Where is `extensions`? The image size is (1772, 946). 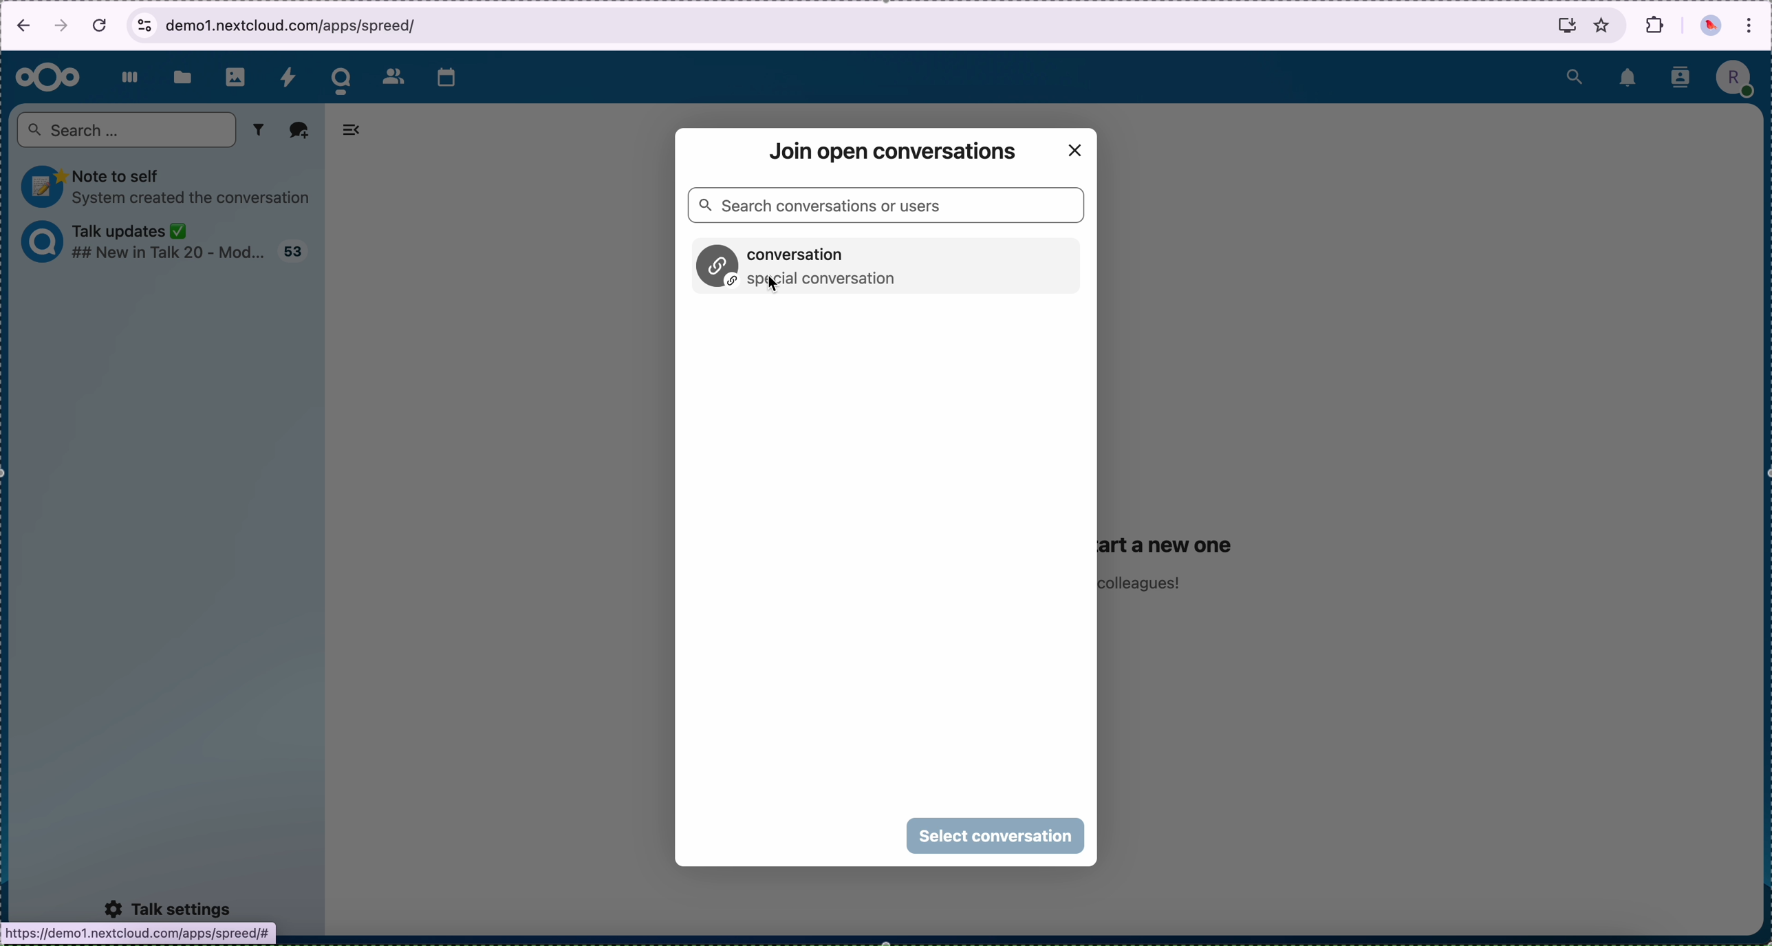 extensions is located at coordinates (1654, 21).